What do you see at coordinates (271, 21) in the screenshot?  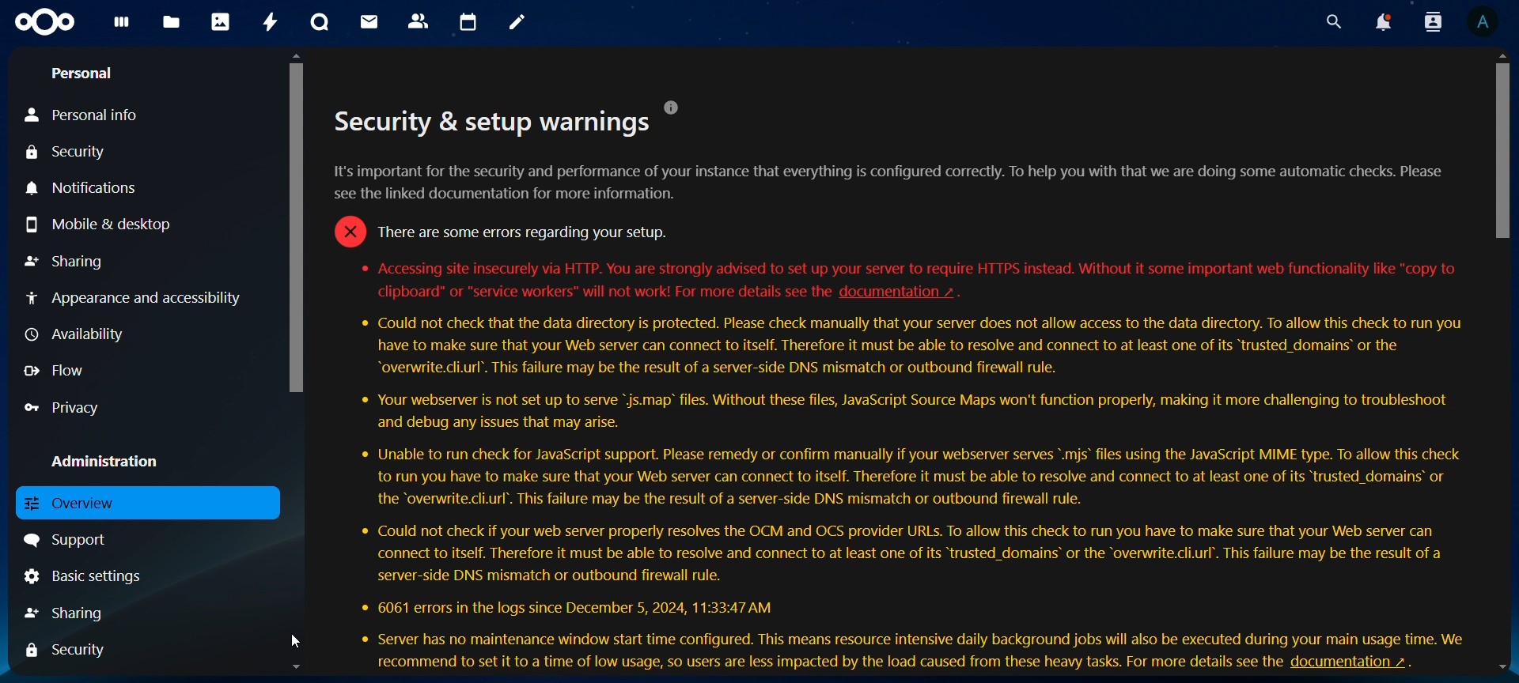 I see `activity` at bounding box center [271, 21].